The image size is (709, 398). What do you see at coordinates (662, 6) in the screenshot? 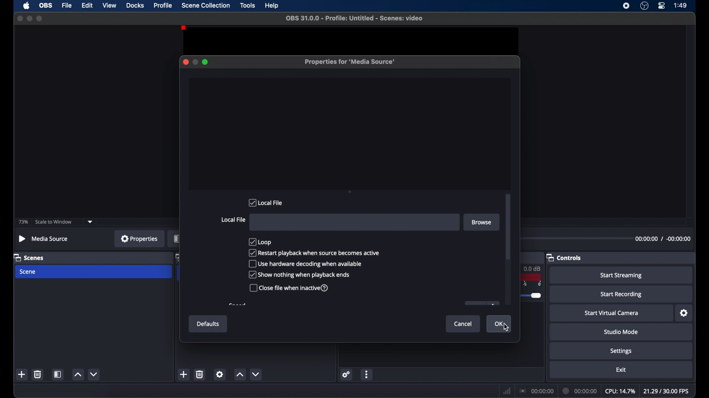
I see `control center` at bounding box center [662, 6].